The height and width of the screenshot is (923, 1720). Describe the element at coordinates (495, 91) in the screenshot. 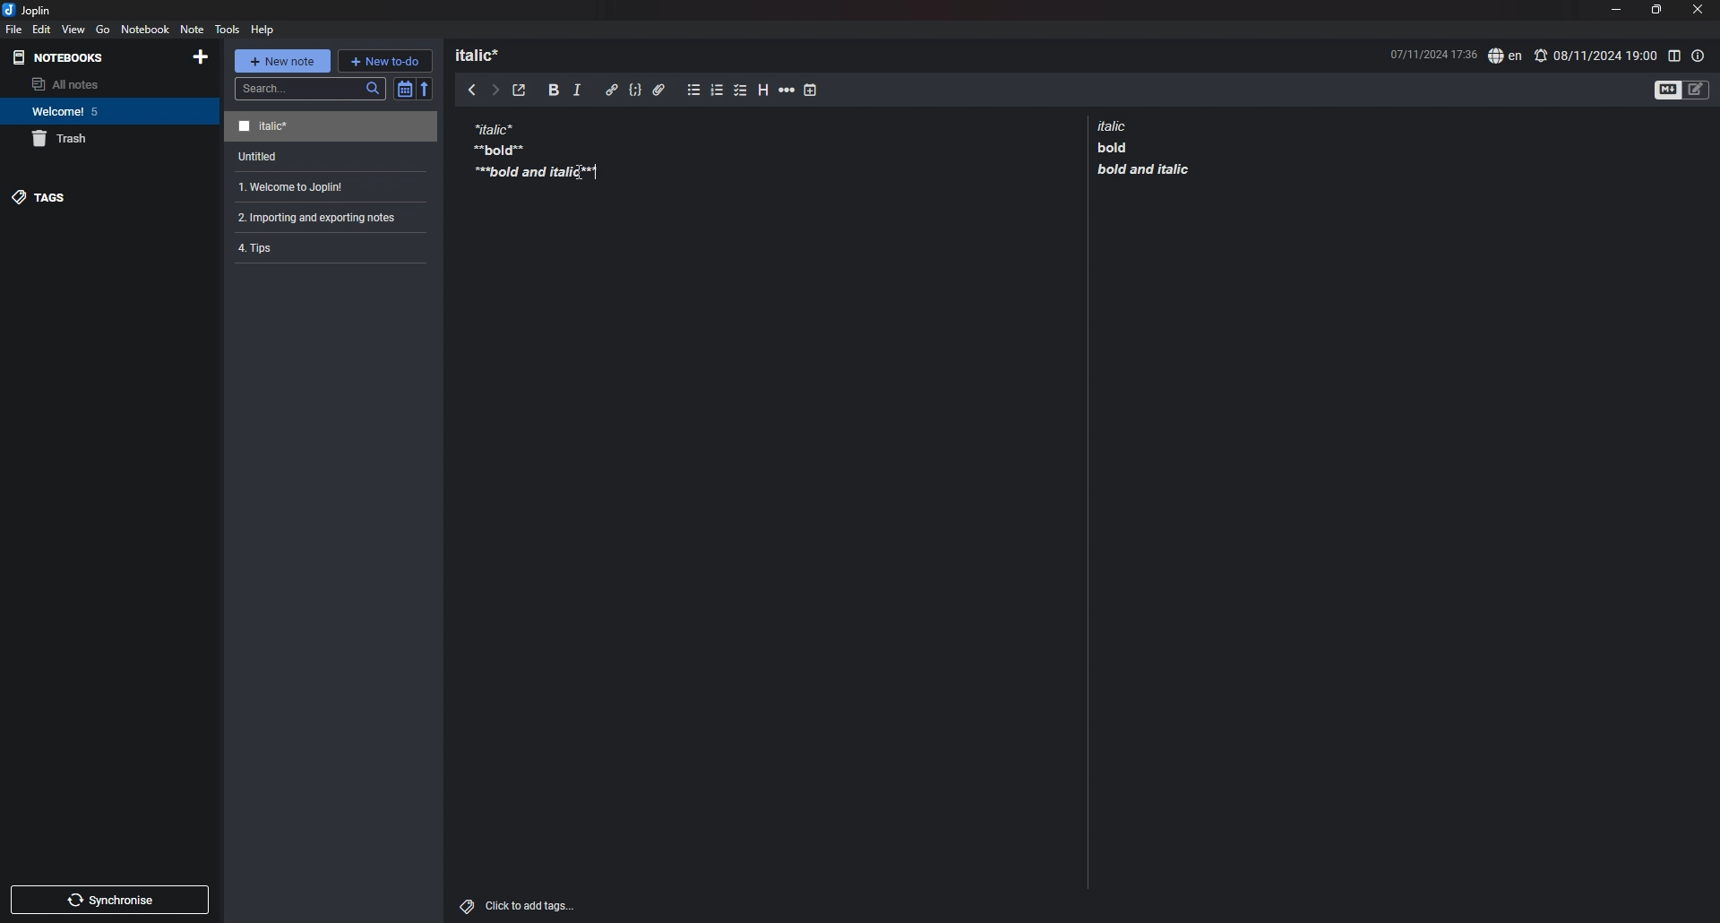

I see `next` at that location.